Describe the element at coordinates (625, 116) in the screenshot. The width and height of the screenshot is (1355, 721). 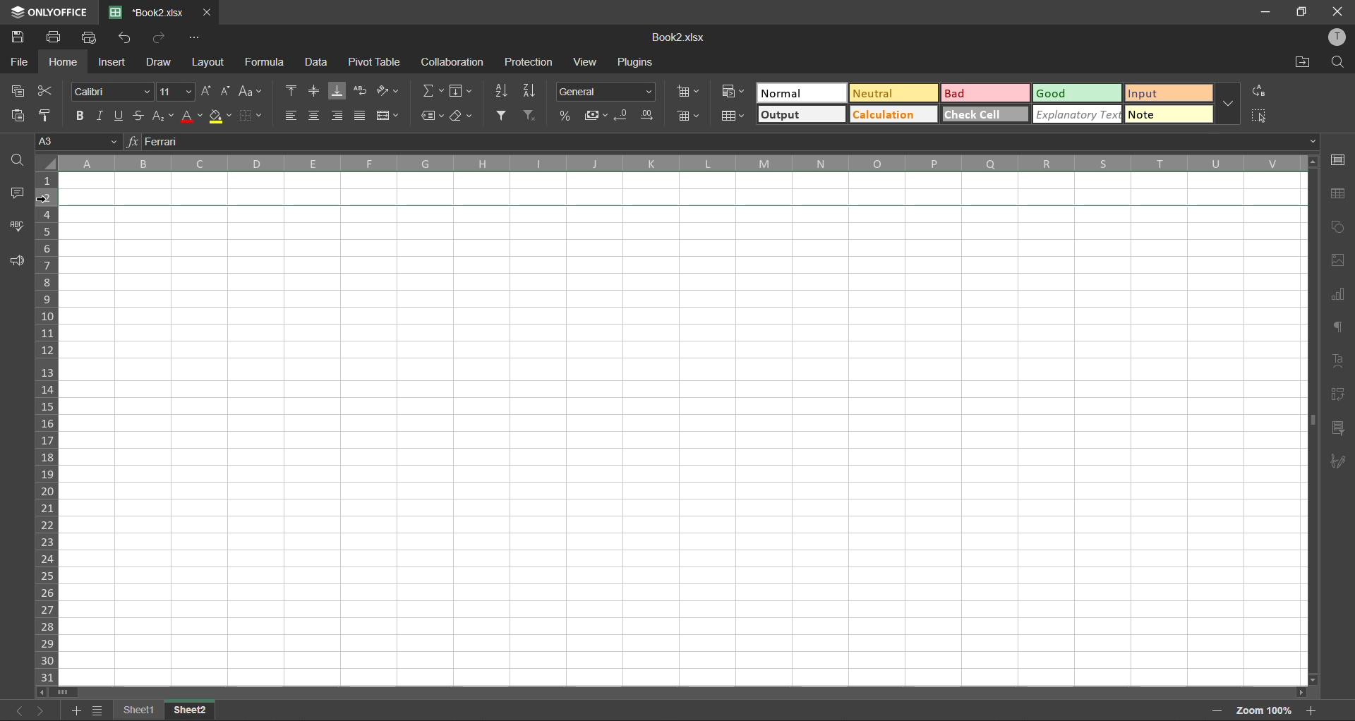
I see `decrease decimal` at that location.